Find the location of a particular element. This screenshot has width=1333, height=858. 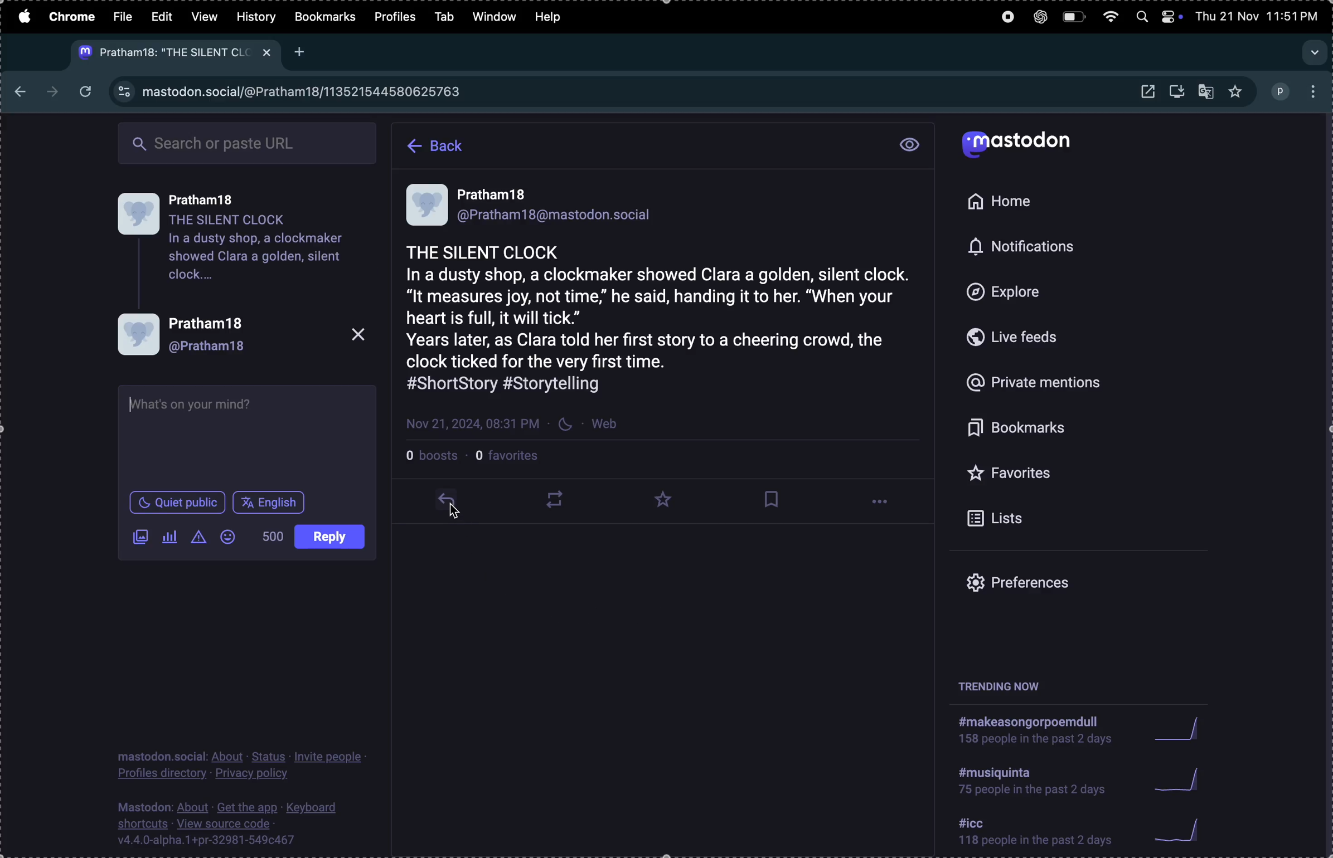

apple menu is located at coordinates (23, 16).